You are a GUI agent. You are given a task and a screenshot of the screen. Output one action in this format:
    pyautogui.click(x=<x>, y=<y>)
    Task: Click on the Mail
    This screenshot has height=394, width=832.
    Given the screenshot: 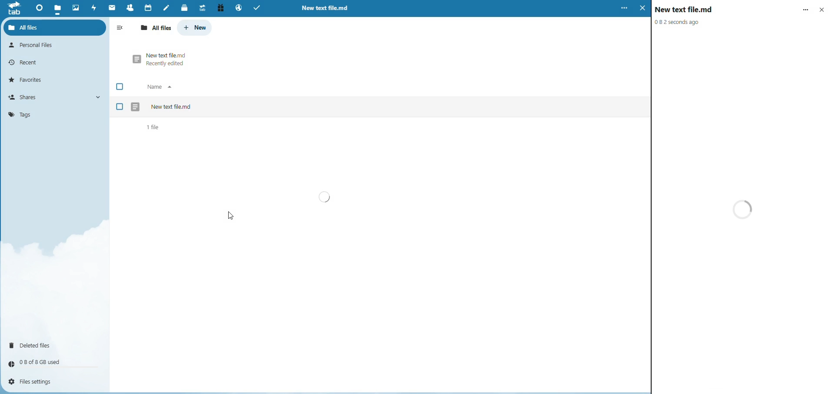 What is the action you would take?
    pyautogui.click(x=112, y=8)
    